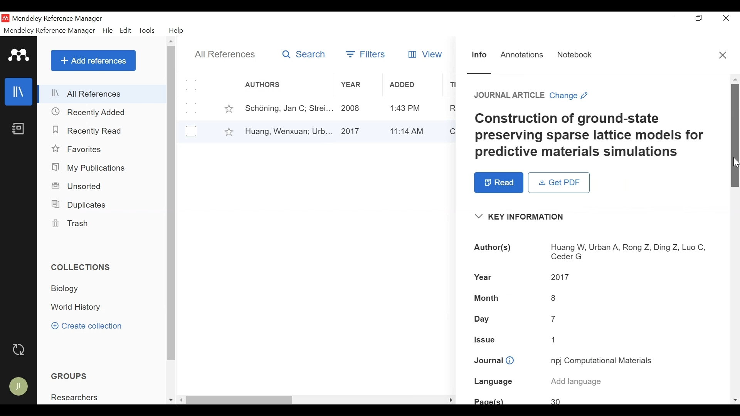 The width and height of the screenshot is (740, 416). What do you see at coordinates (172, 203) in the screenshot?
I see `Vertical Scroll bar` at bounding box center [172, 203].